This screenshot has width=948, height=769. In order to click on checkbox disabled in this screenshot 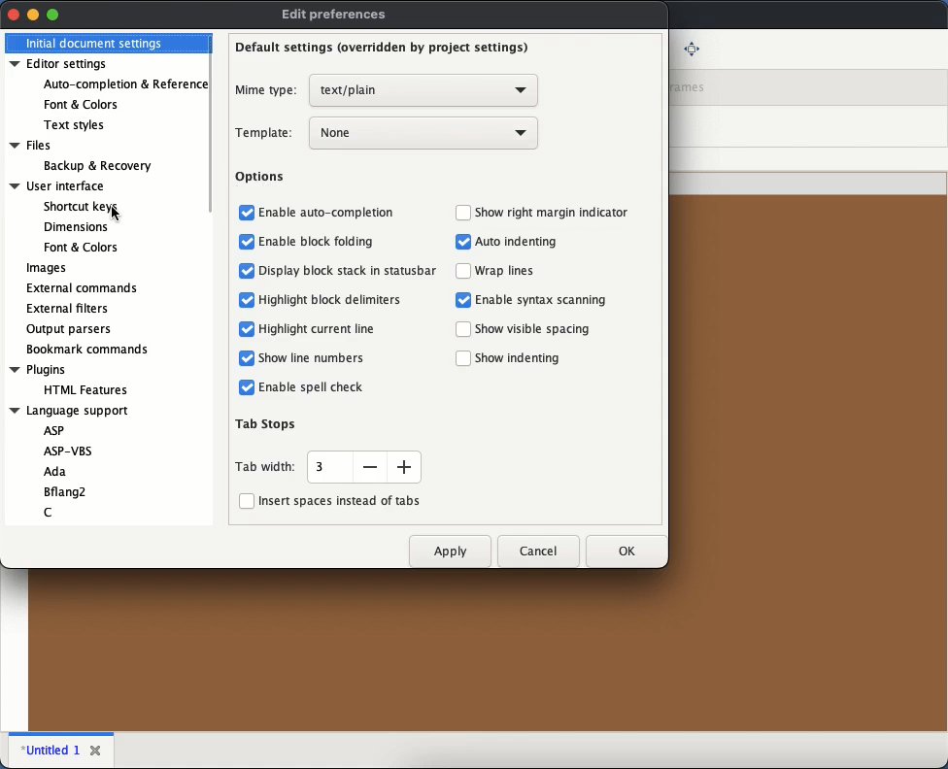, I will do `click(244, 500)`.